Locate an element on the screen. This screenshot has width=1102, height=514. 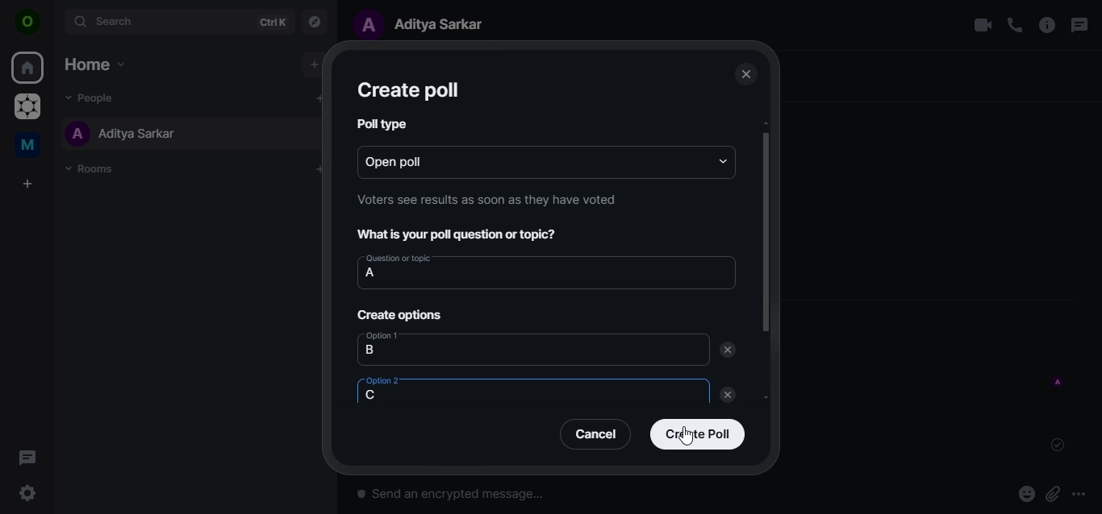
threads is located at coordinates (1078, 25).